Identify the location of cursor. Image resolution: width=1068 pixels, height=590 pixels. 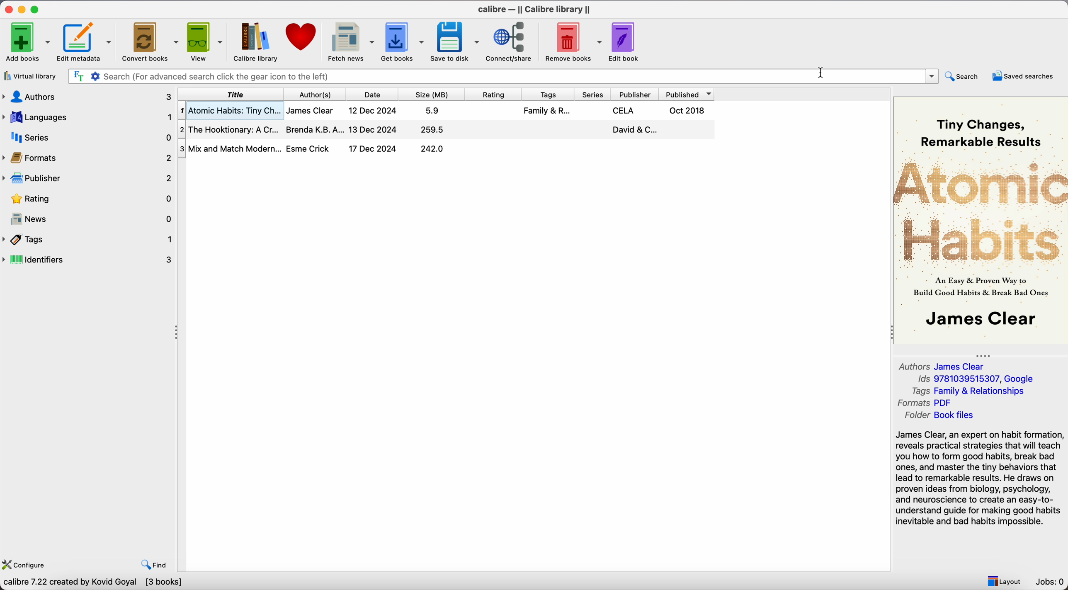
(397, 49).